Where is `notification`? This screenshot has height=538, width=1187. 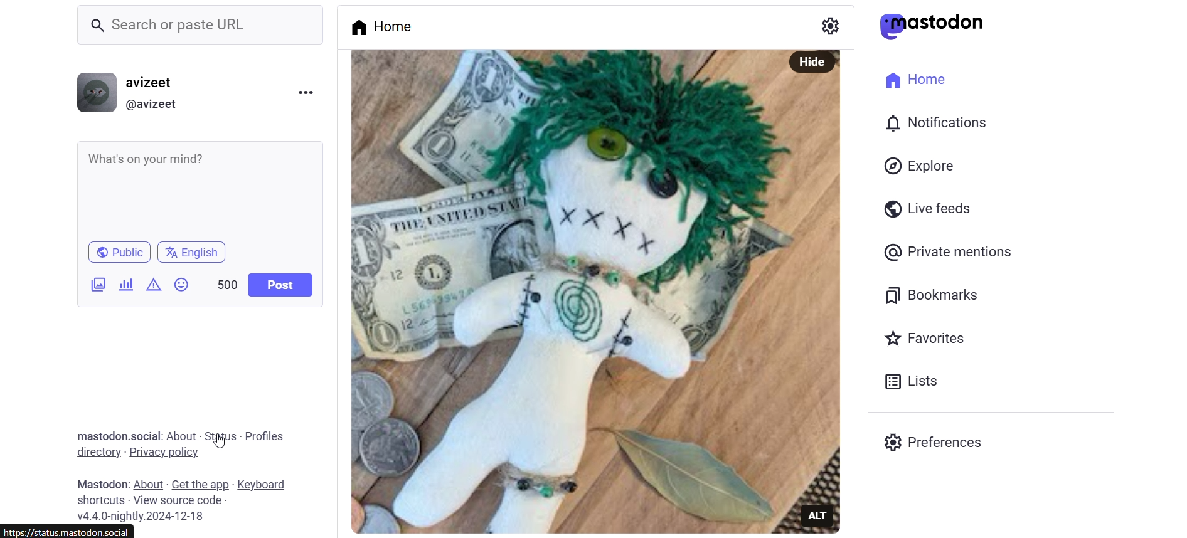
notification is located at coordinates (936, 125).